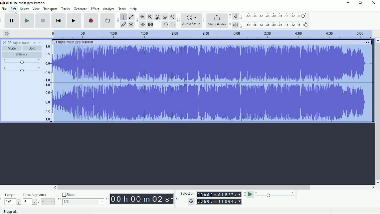 The height and width of the screenshot is (214, 380). I want to click on Timeline options, so click(6, 33).